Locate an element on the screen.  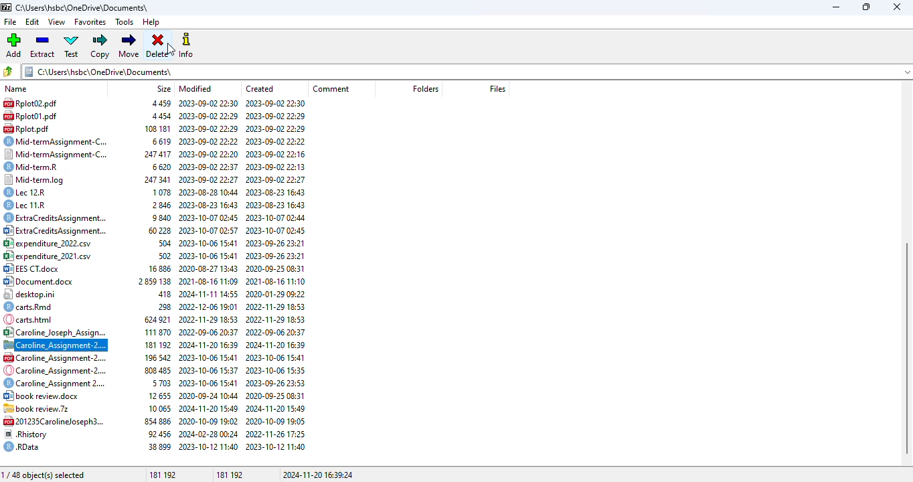
2021-08-16 11:09 is located at coordinates (208, 282).